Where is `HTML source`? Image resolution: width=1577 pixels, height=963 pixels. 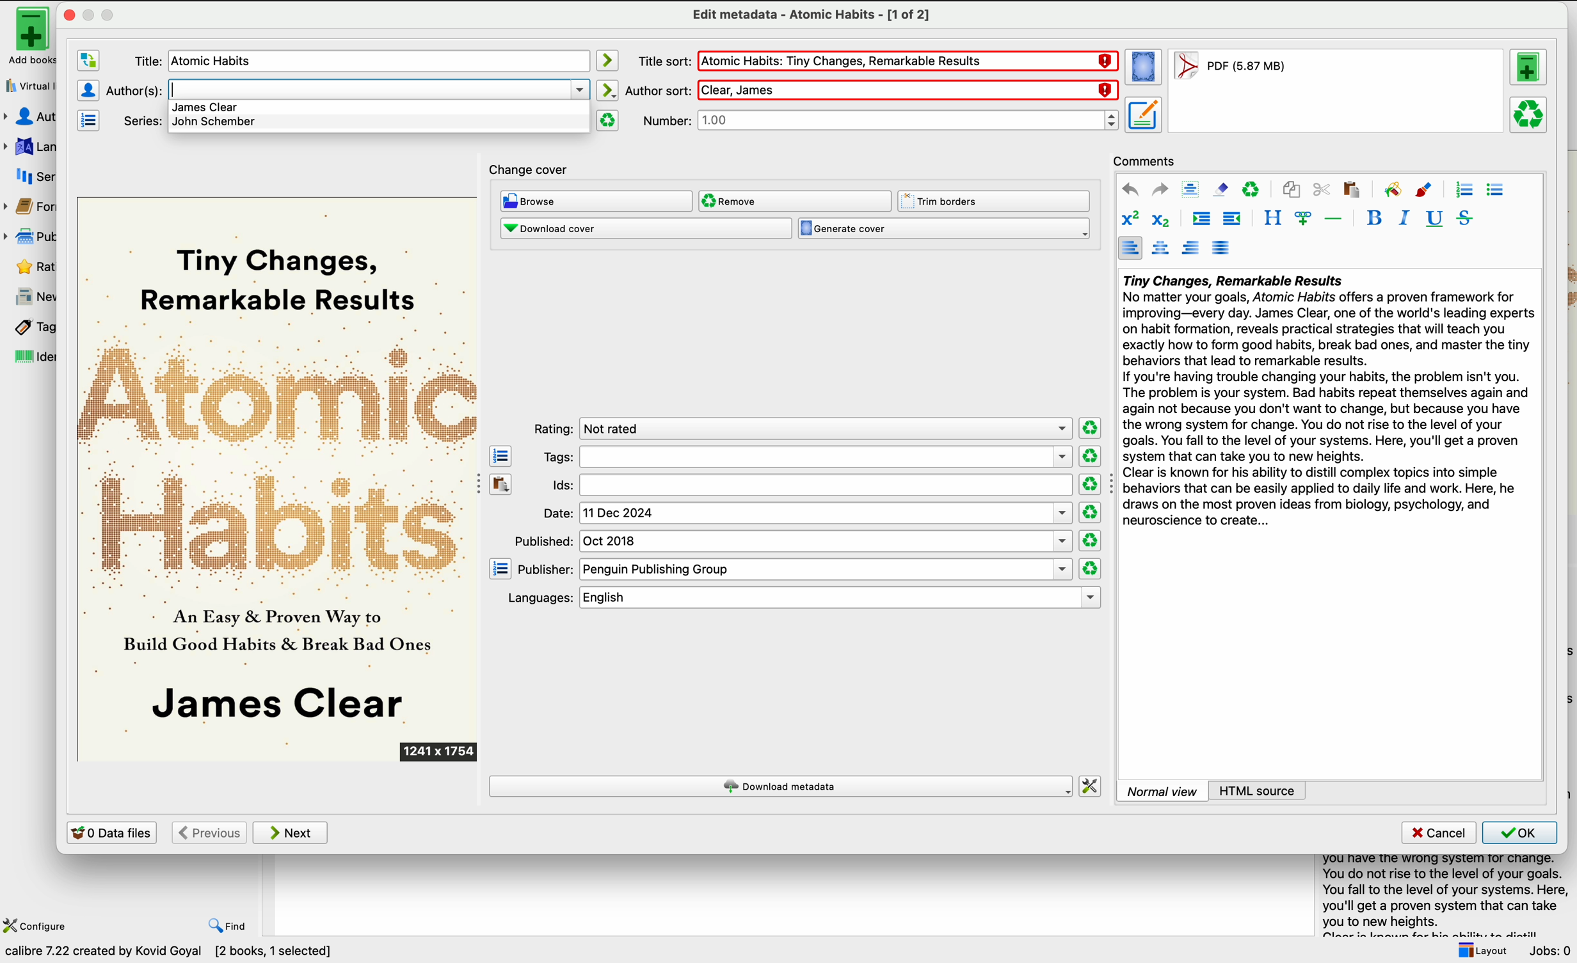 HTML source is located at coordinates (1258, 790).